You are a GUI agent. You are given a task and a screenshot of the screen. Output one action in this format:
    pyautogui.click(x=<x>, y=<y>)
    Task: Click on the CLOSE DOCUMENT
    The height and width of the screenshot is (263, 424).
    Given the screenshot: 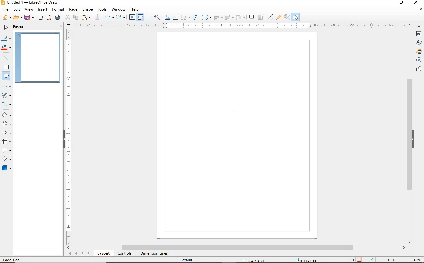 What is the action you would take?
    pyautogui.click(x=421, y=10)
    